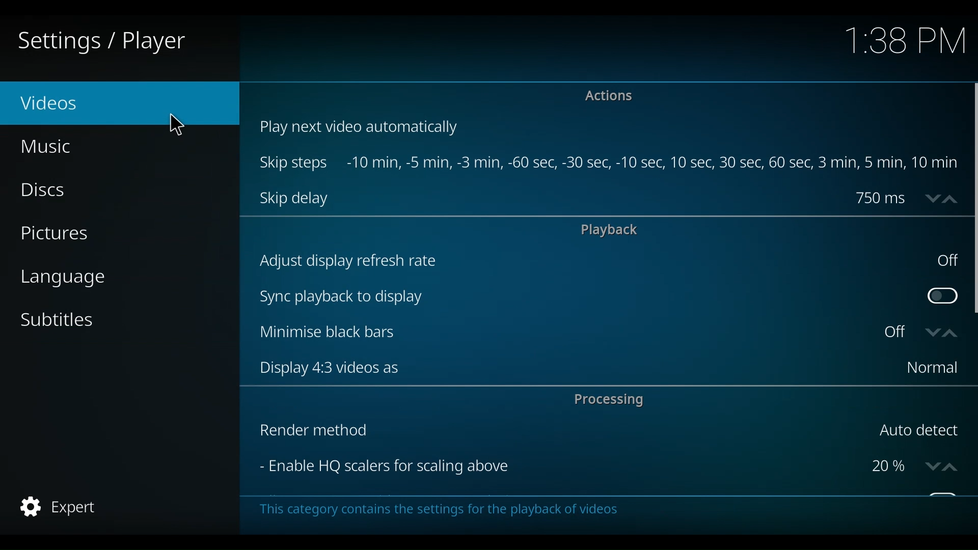  Describe the element at coordinates (588, 263) in the screenshot. I see `Adjust display refresh rate` at that location.